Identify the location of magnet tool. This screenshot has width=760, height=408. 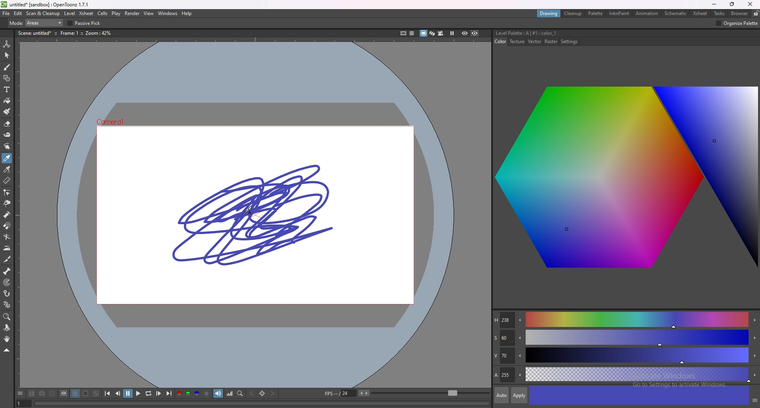
(7, 226).